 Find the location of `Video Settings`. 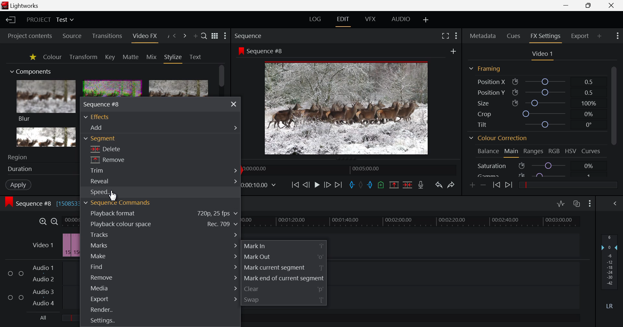

Video Settings is located at coordinates (542, 55).